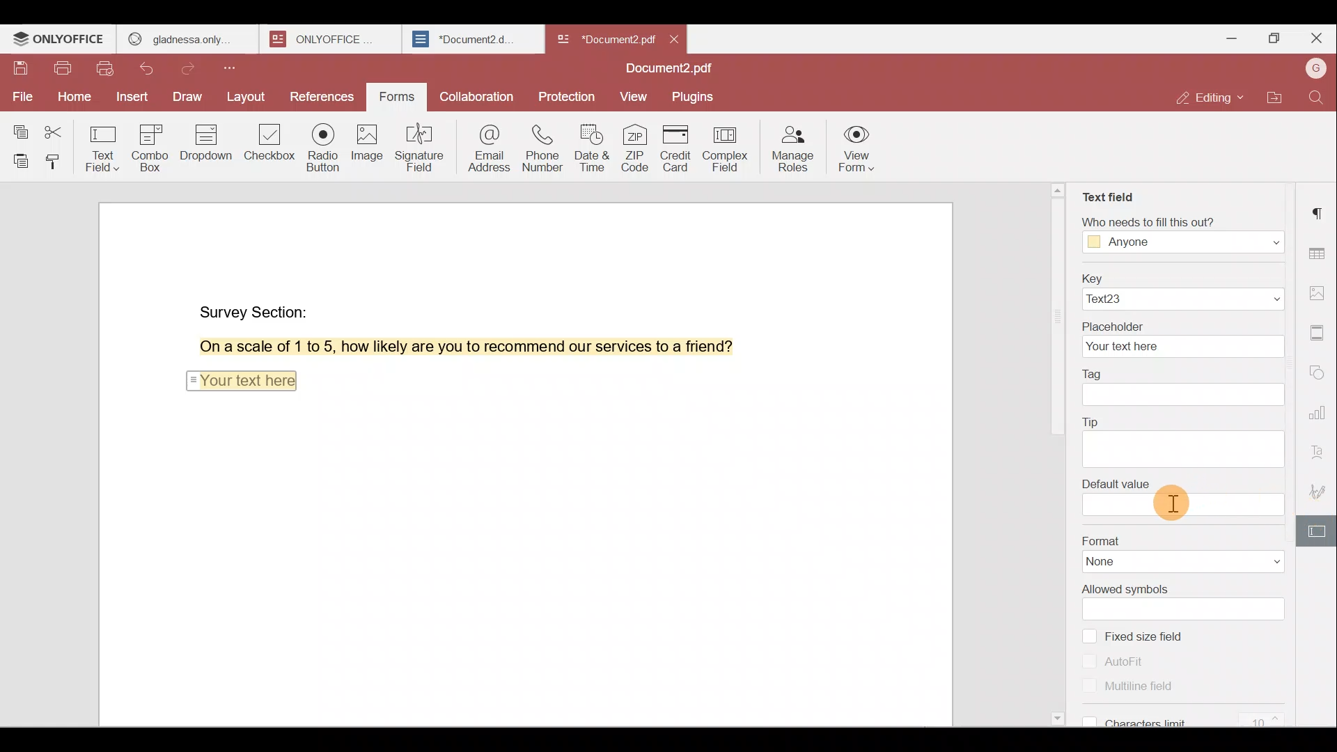 The image size is (1337, 752). What do you see at coordinates (1313, 531) in the screenshot?
I see `Form settings` at bounding box center [1313, 531].